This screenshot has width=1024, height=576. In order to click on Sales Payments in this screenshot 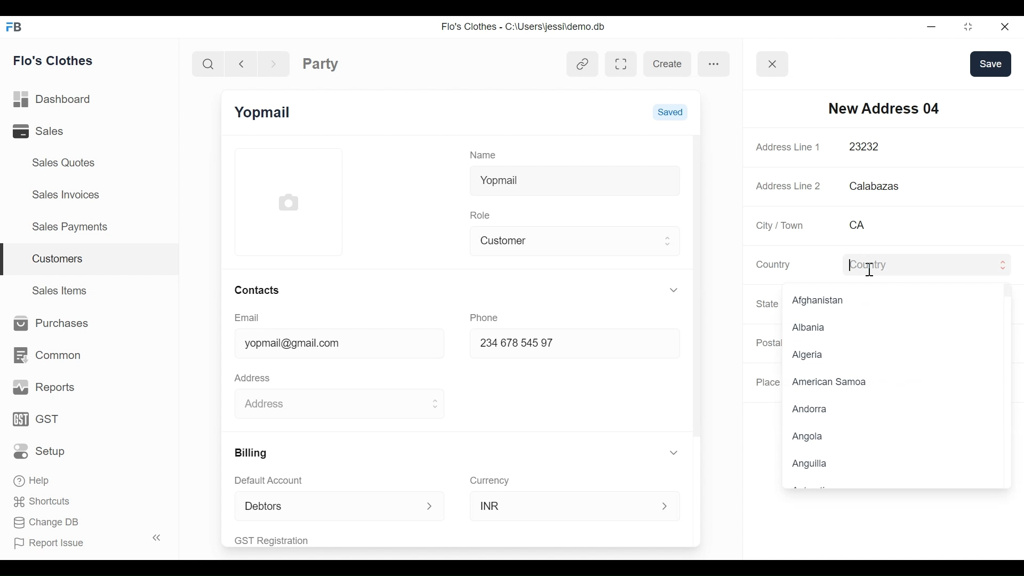, I will do `click(69, 226)`.